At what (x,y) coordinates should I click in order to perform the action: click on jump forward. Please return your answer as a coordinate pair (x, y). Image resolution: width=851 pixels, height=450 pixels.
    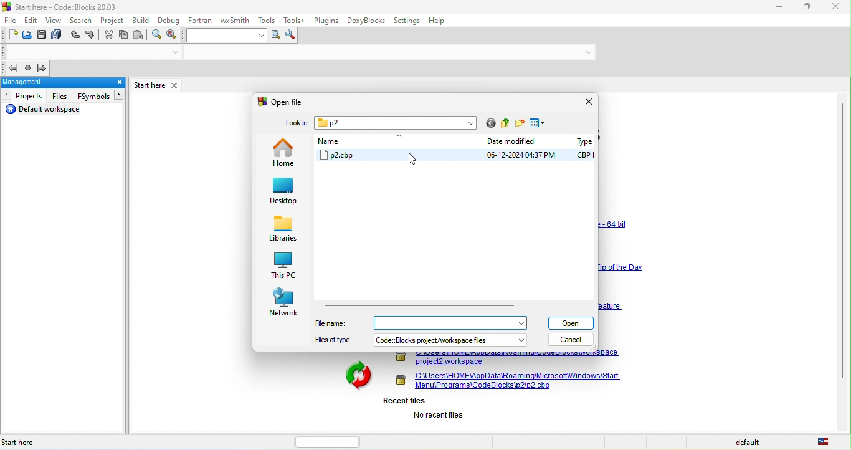
    Looking at the image, I should click on (44, 67).